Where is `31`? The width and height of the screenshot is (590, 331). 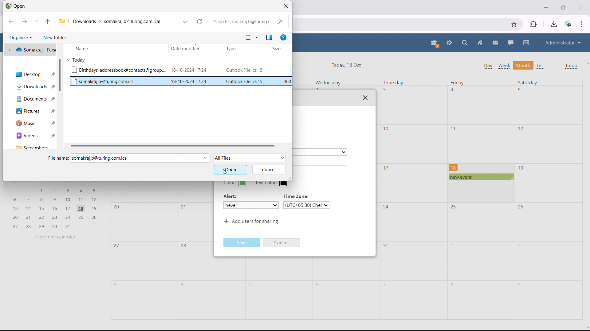 31 is located at coordinates (386, 246).